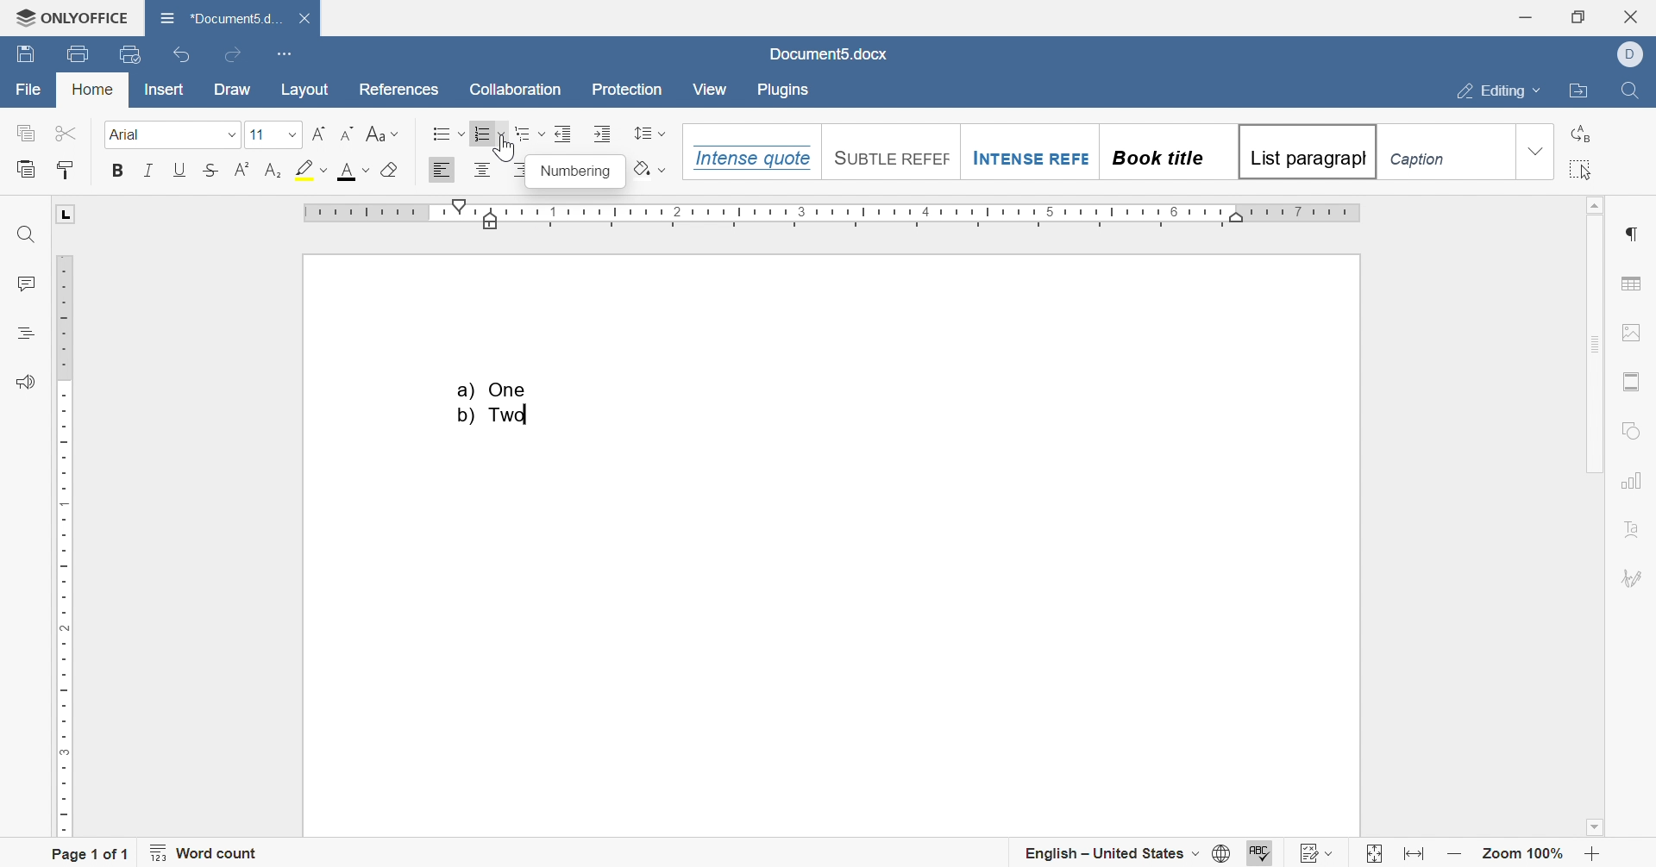 The image size is (1656, 867). I want to click on ruler, so click(834, 214).